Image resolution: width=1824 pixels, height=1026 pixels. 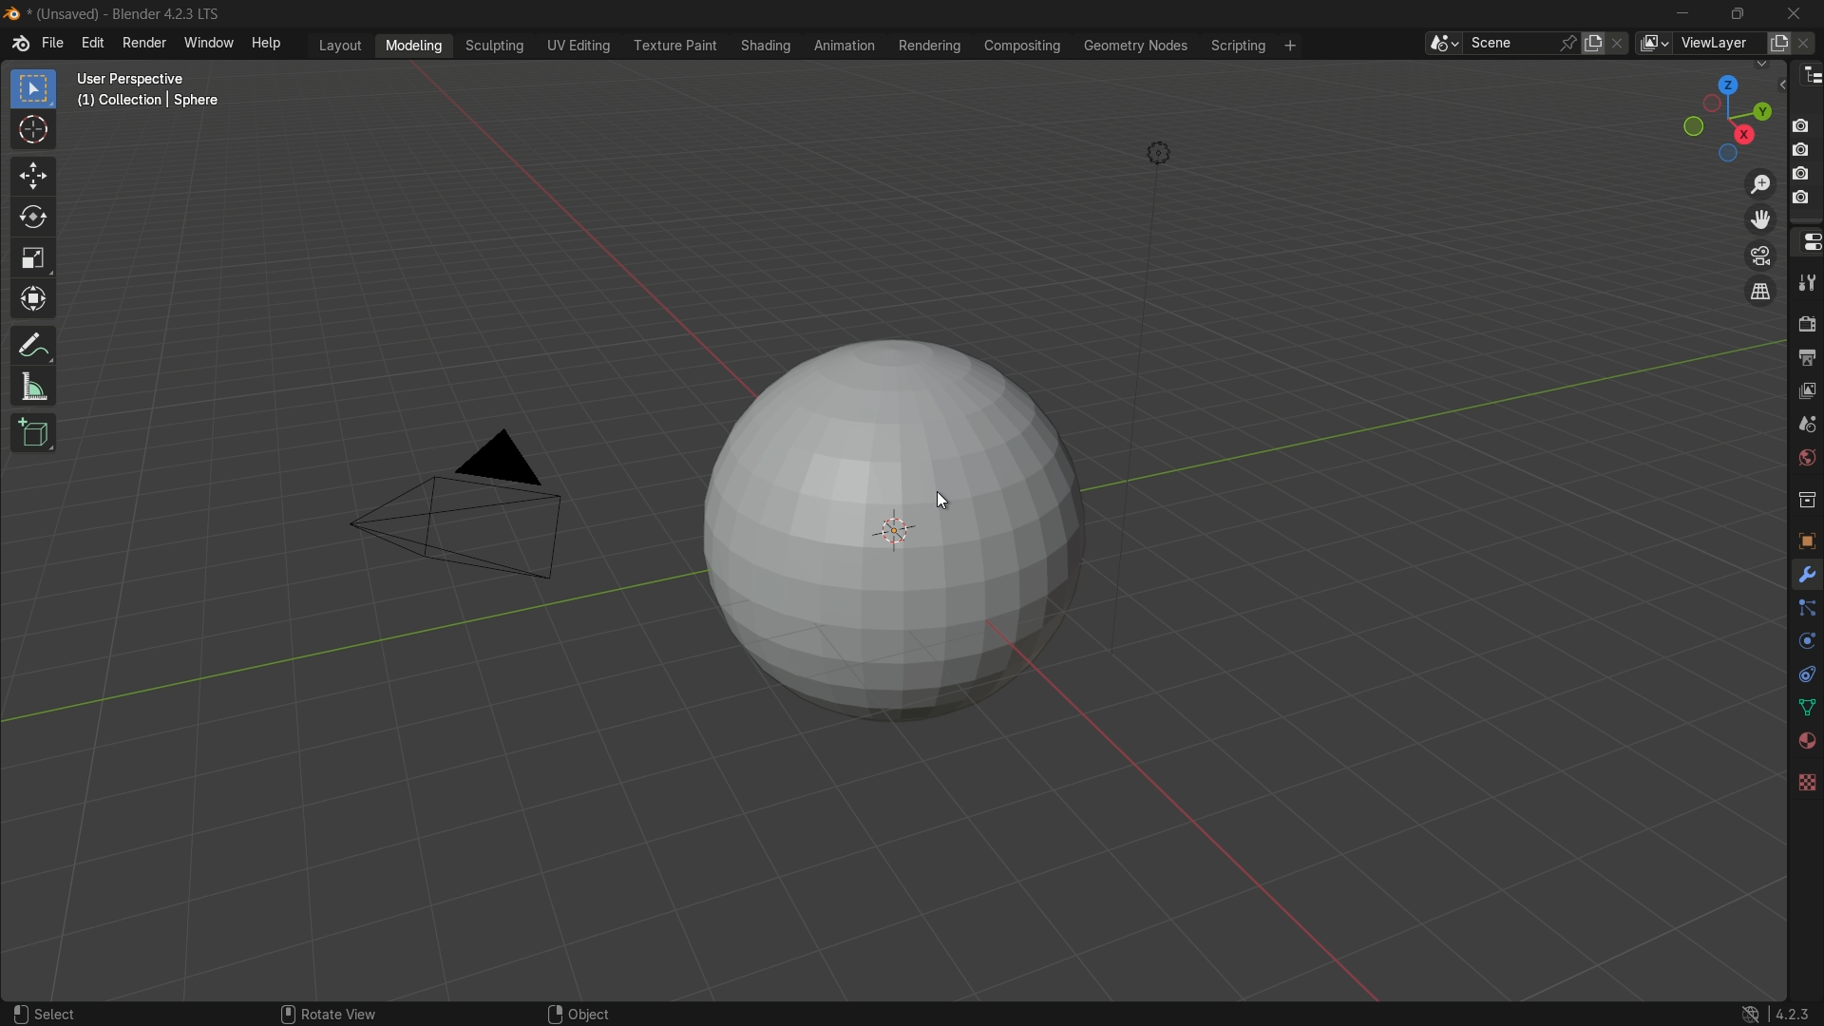 What do you see at coordinates (931, 46) in the screenshot?
I see `rendering menu` at bounding box center [931, 46].